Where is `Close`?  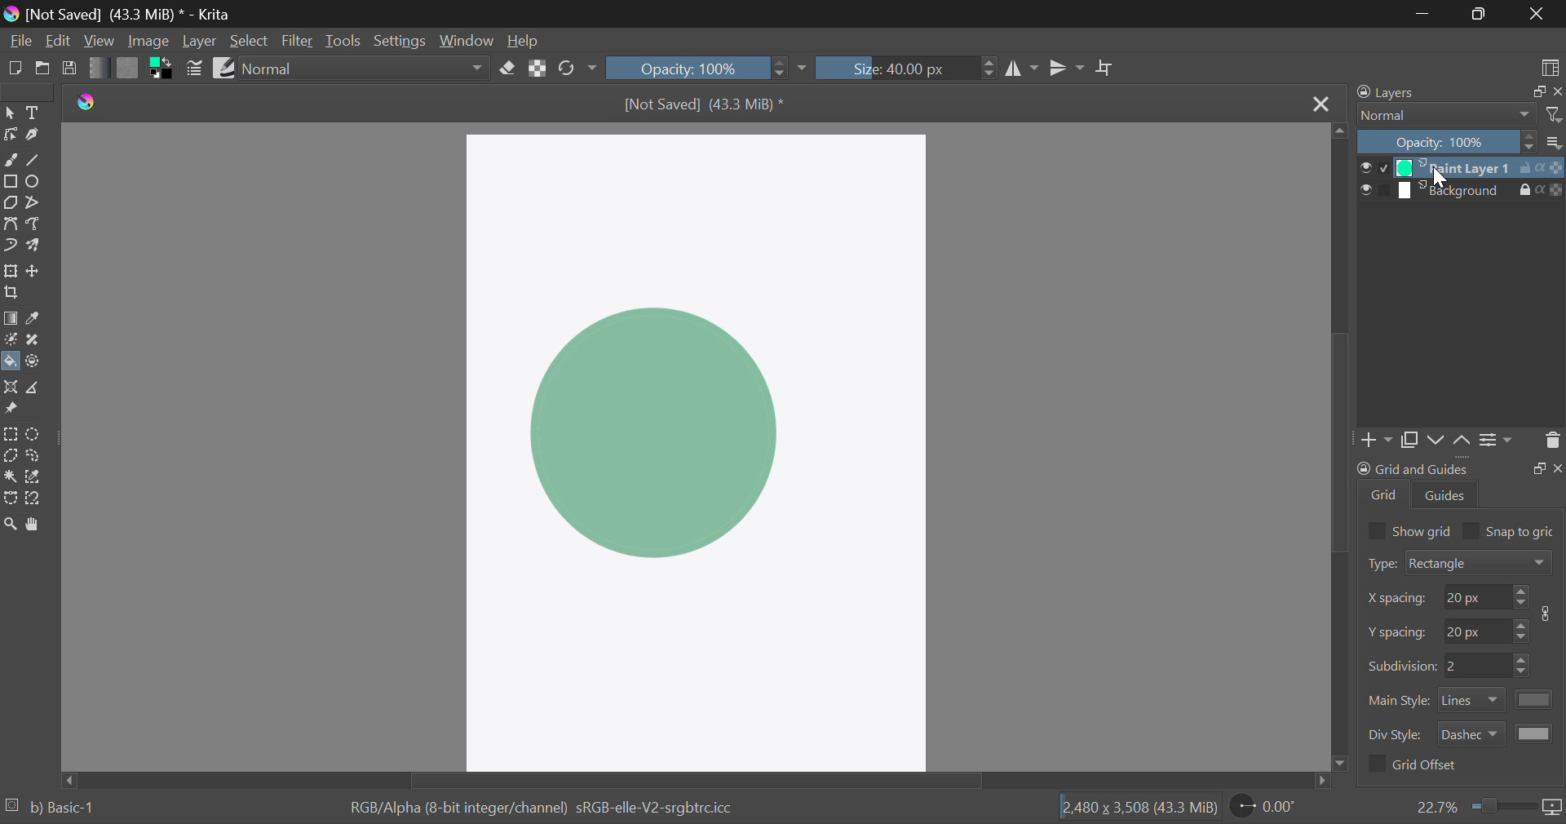 Close is located at coordinates (1537, 14).